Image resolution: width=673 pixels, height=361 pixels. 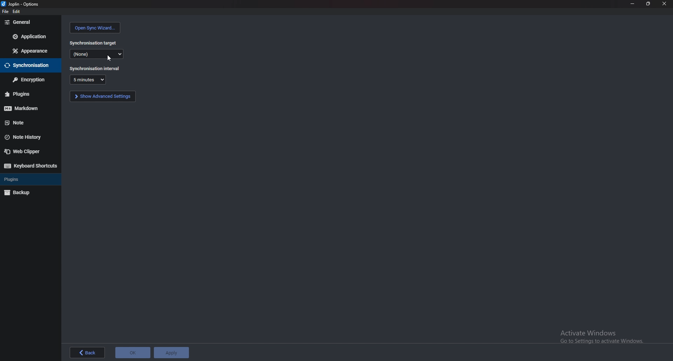 What do you see at coordinates (30, 80) in the screenshot?
I see `encryption` at bounding box center [30, 80].